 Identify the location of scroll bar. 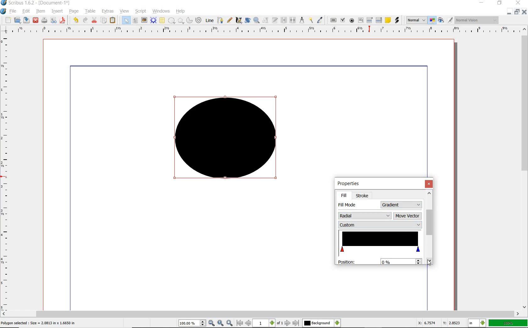
(429, 223).